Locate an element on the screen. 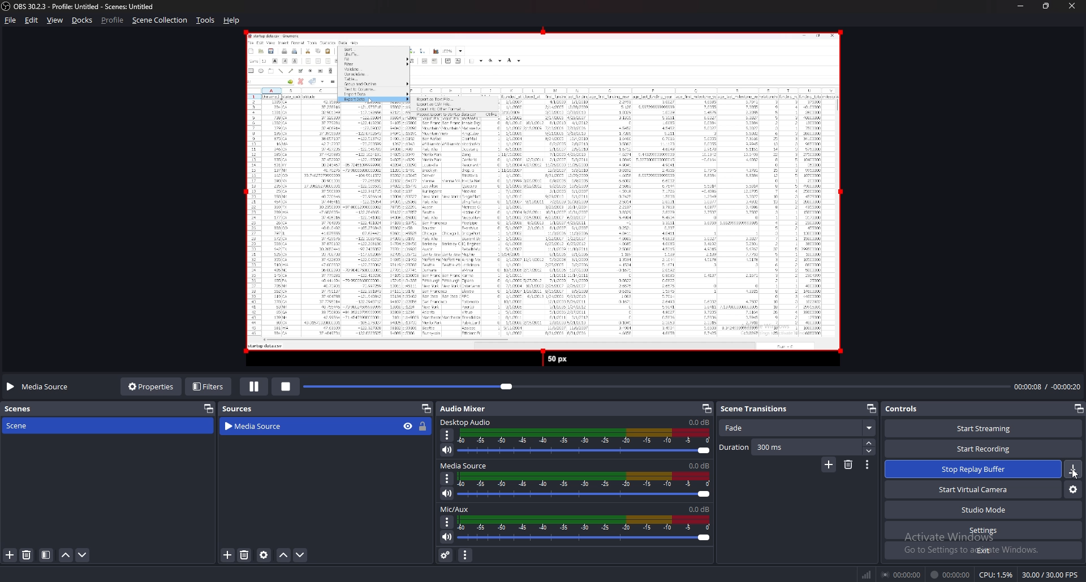  close is located at coordinates (1071, 6).